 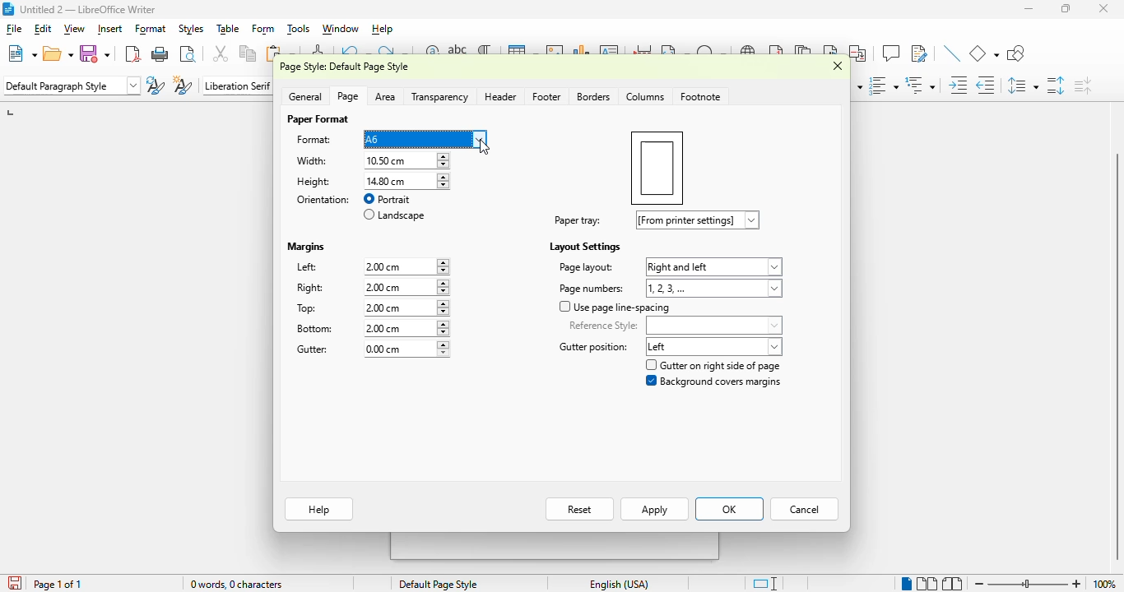 What do you see at coordinates (151, 28) in the screenshot?
I see `format` at bounding box center [151, 28].